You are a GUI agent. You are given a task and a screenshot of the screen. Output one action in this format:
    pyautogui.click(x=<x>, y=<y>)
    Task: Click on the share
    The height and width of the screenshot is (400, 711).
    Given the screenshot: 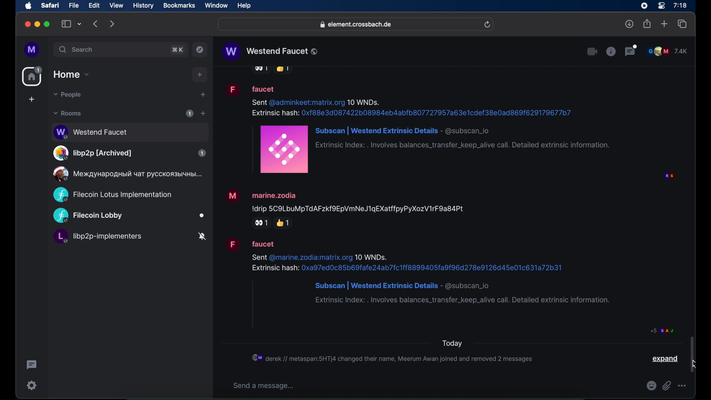 What is the action you would take?
    pyautogui.click(x=647, y=24)
    